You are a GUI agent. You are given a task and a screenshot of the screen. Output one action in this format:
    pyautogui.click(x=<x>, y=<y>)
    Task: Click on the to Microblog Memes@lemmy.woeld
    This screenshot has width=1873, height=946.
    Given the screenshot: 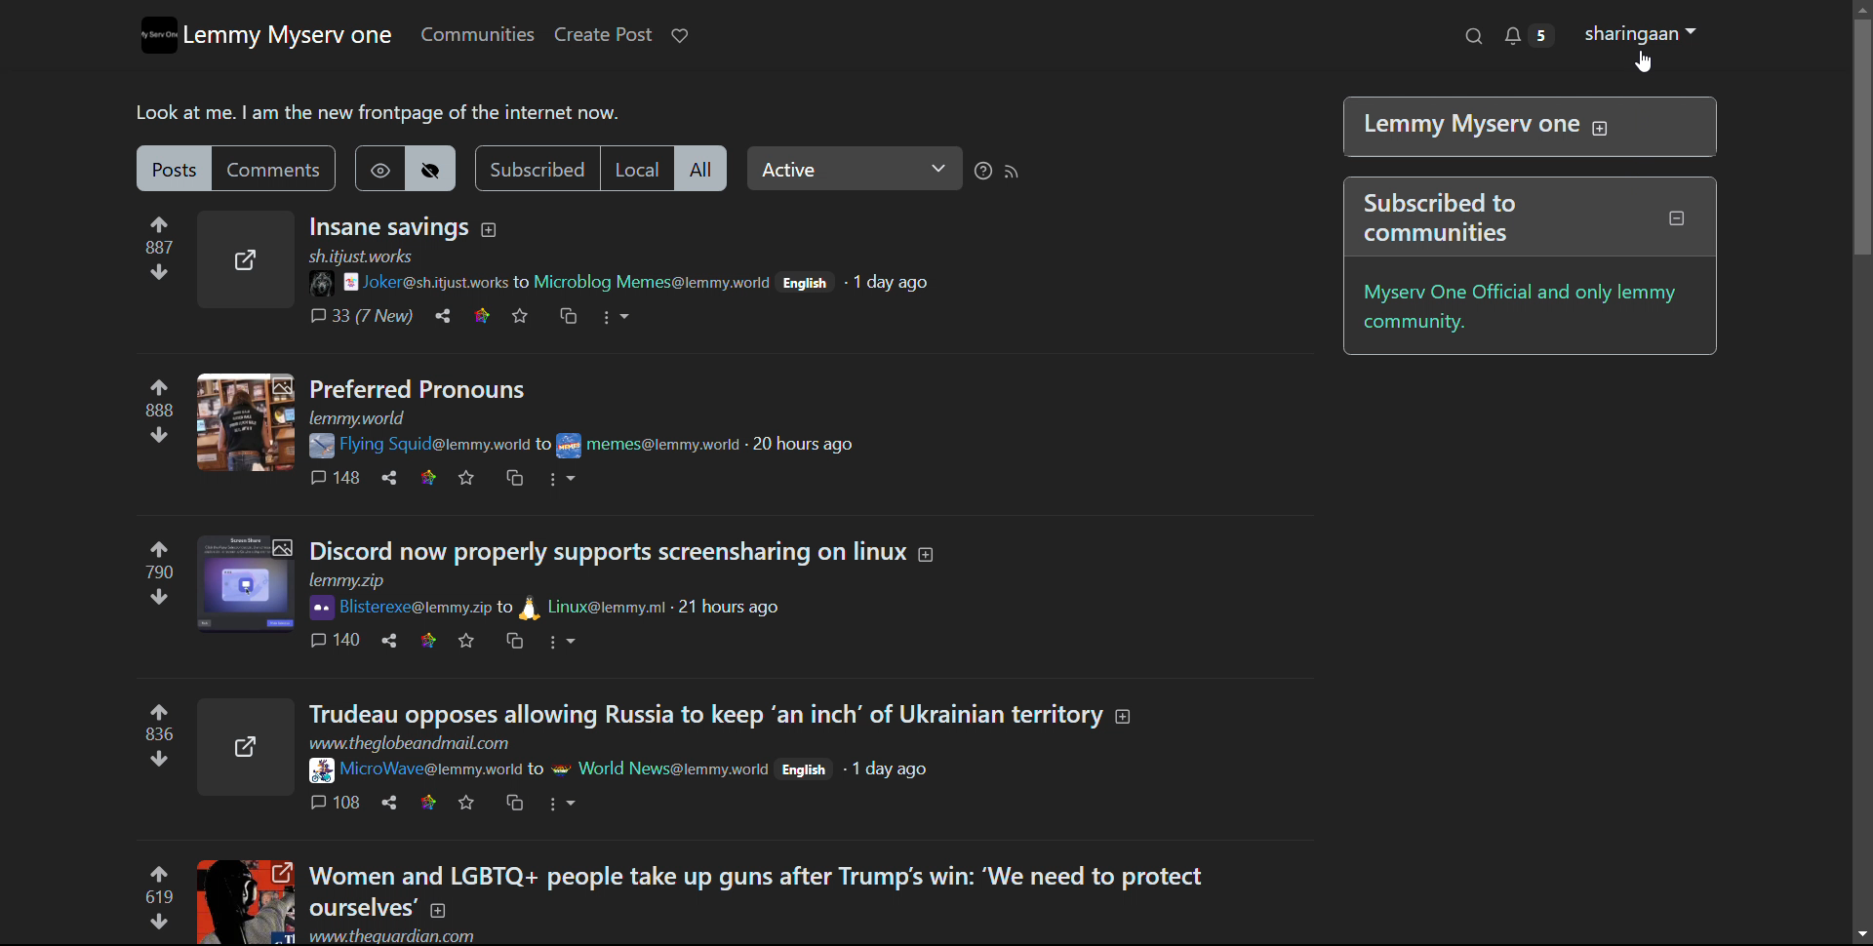 What is the action you would take?
    pyautogui.click(x=642, y=283)
    